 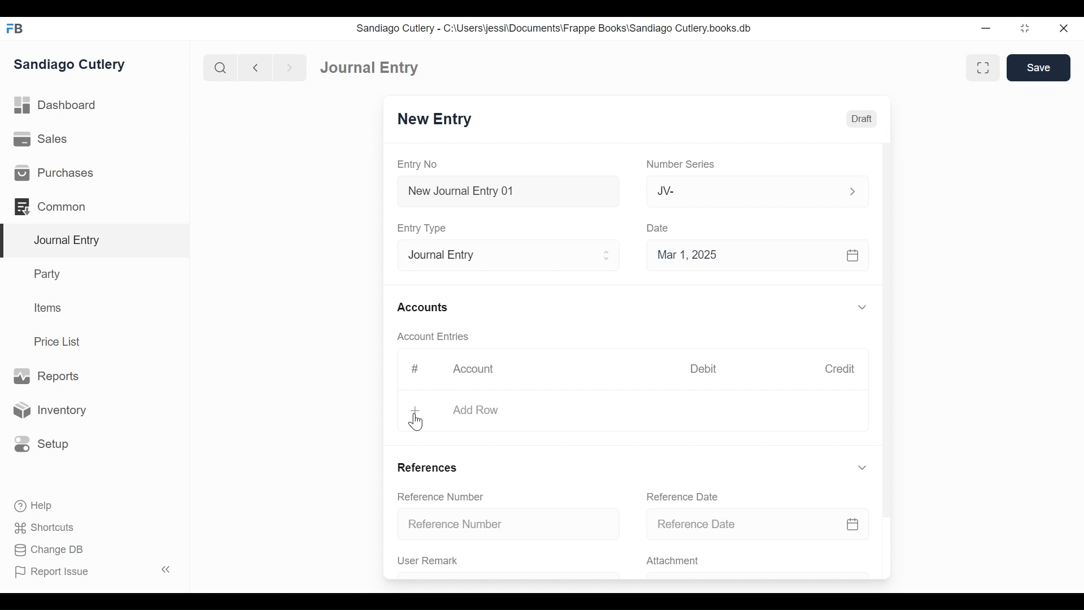 I want to click on References, so click(x=425, y=470).